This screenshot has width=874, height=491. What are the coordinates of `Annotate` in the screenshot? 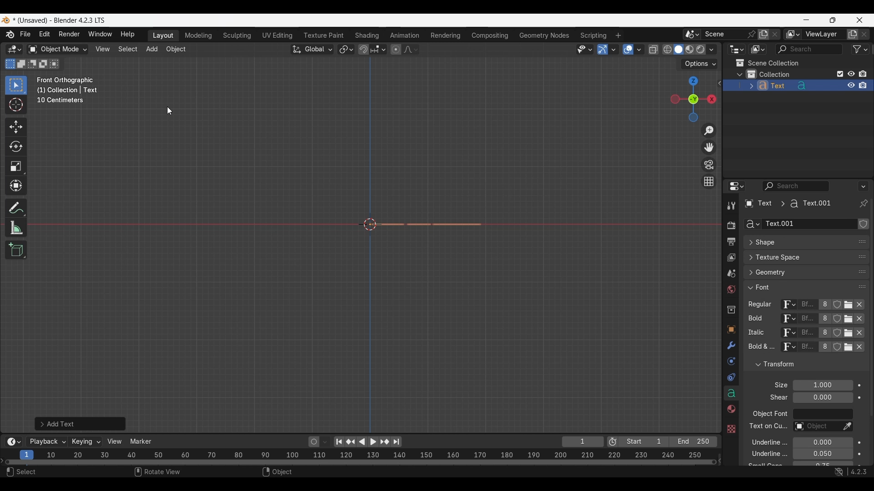 It's located at (16, 208).